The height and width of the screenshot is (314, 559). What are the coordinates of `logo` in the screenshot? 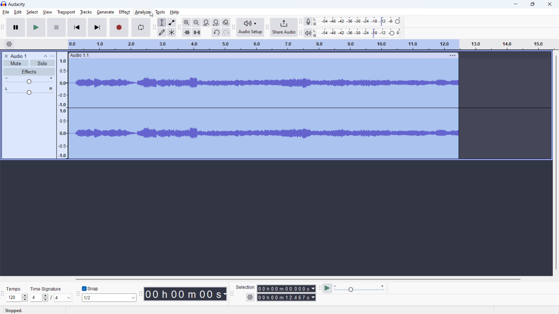 It's located at (17, 4).